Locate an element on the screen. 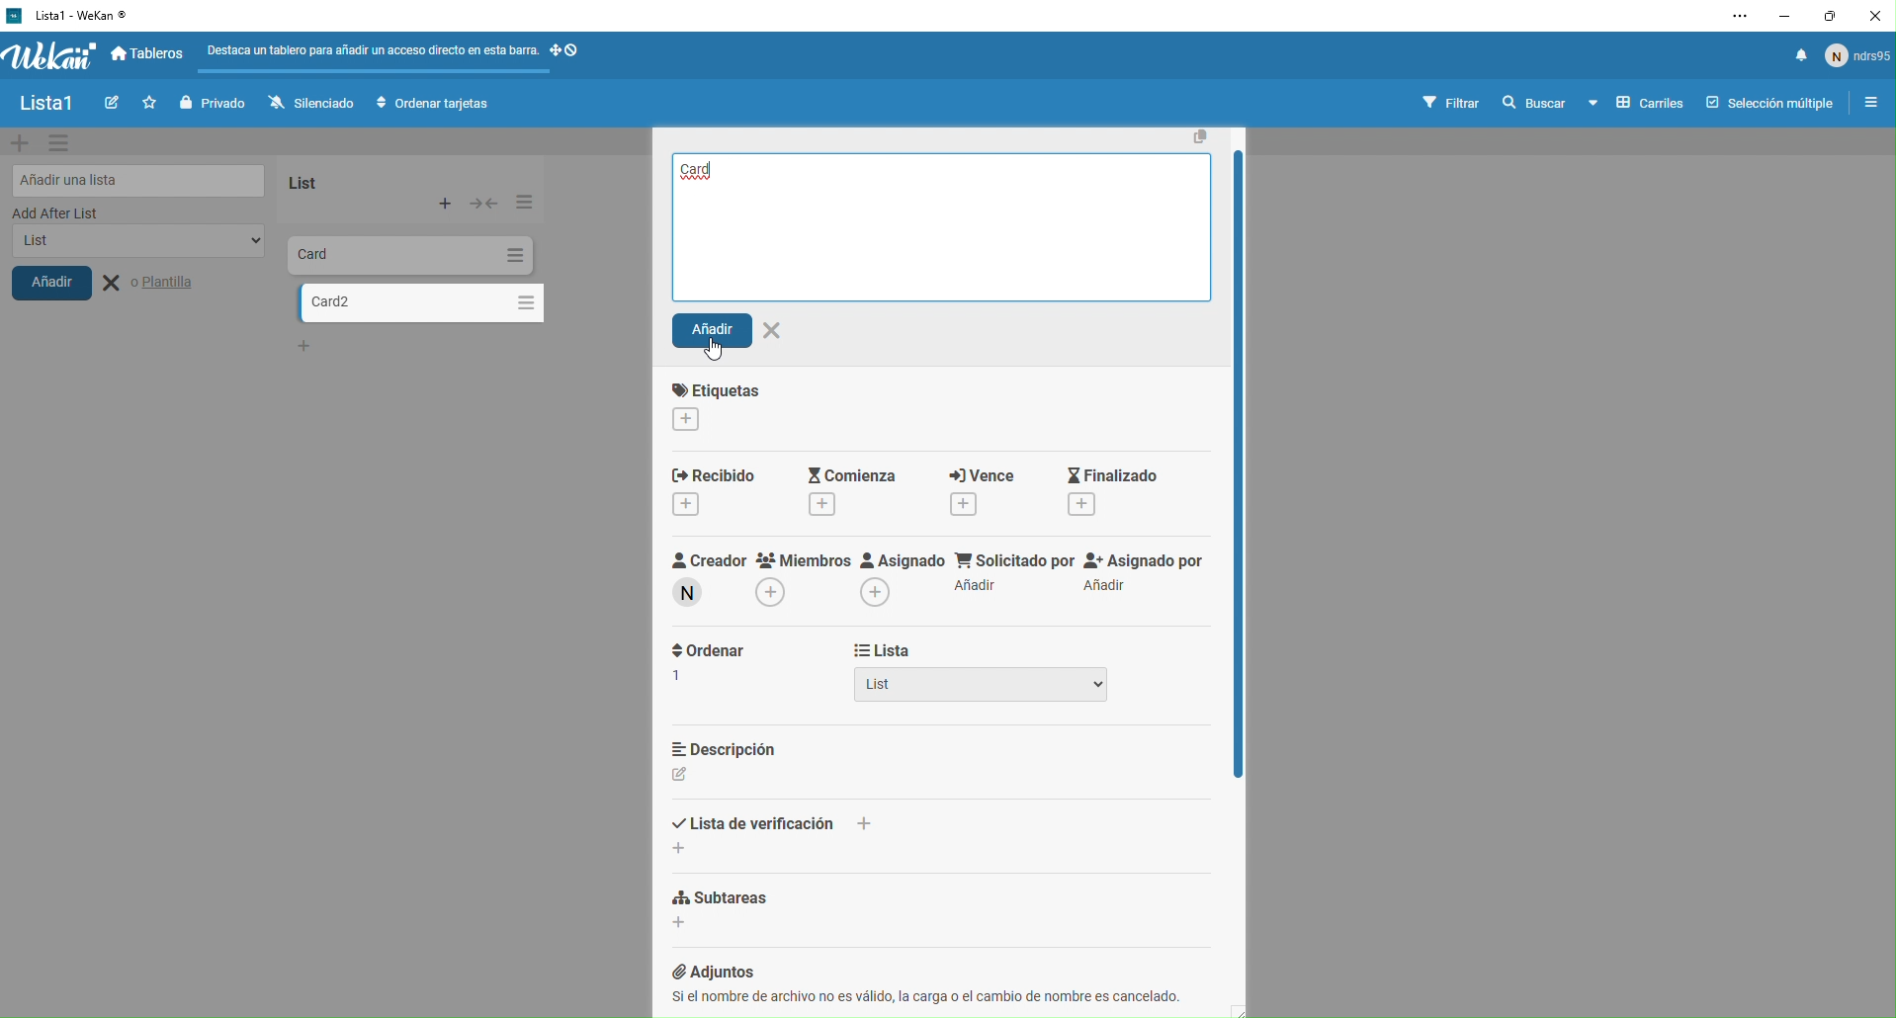  Add is located at coordinates (447, 204).